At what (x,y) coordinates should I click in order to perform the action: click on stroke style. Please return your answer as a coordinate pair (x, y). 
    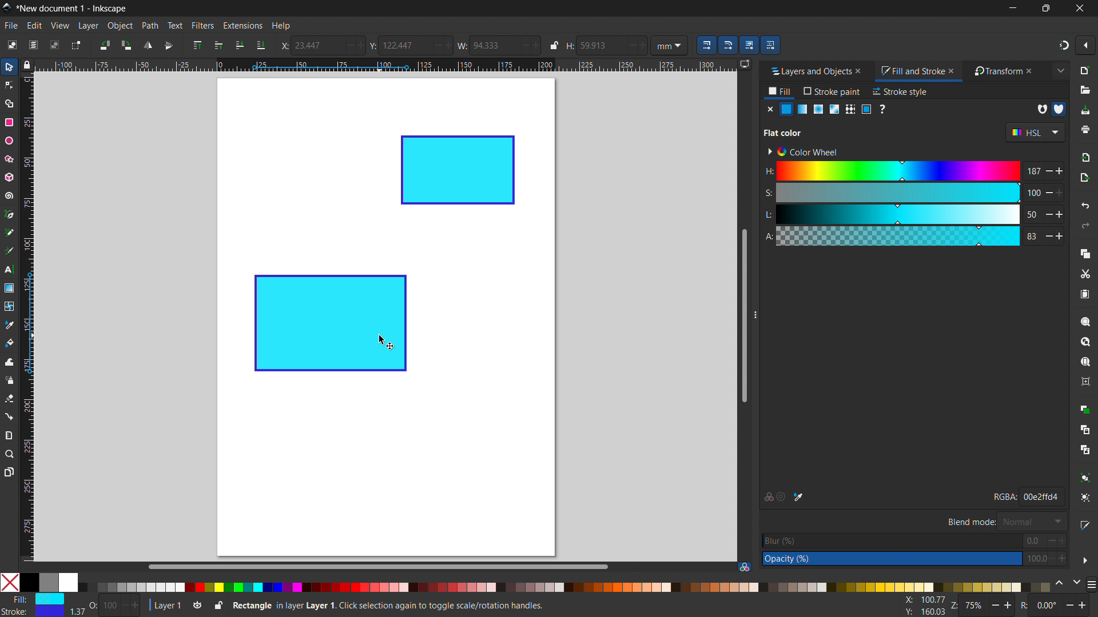
    Looking at the image, I should click on (901, 91).